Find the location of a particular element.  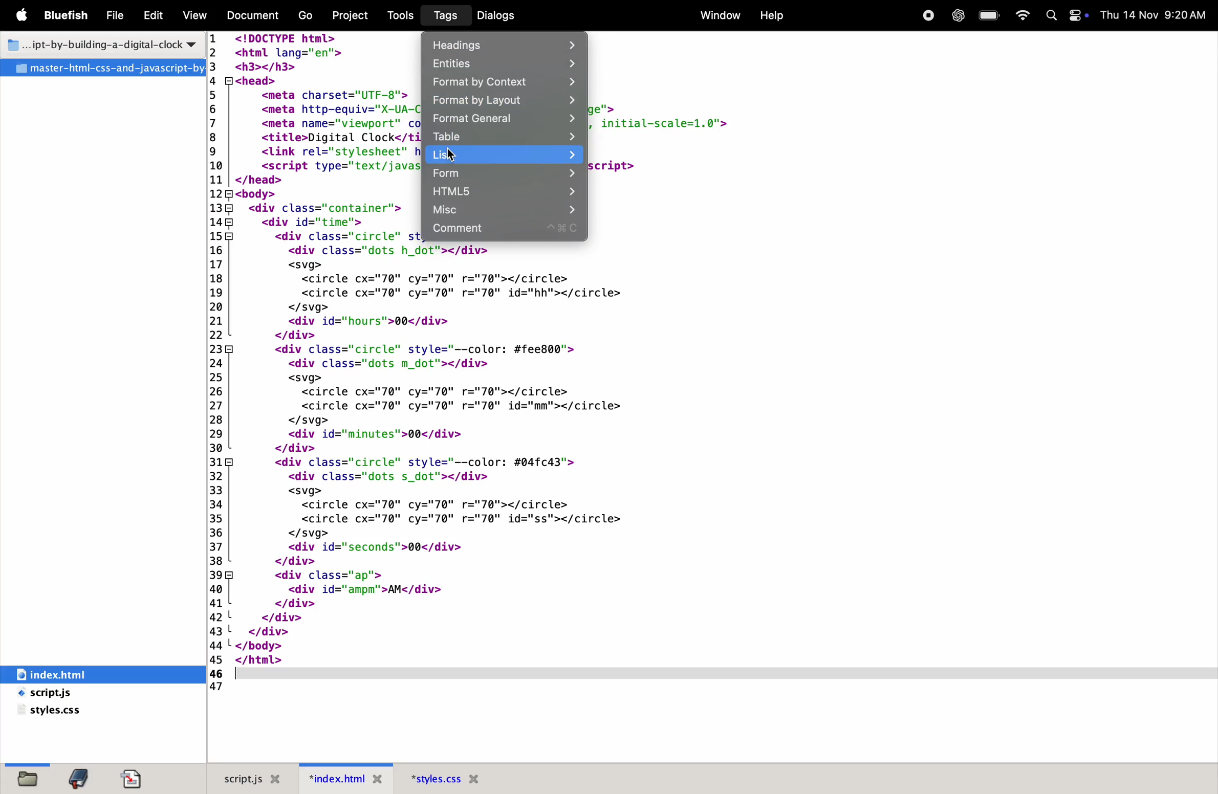

apple menu is located at coordinates (25, 16).